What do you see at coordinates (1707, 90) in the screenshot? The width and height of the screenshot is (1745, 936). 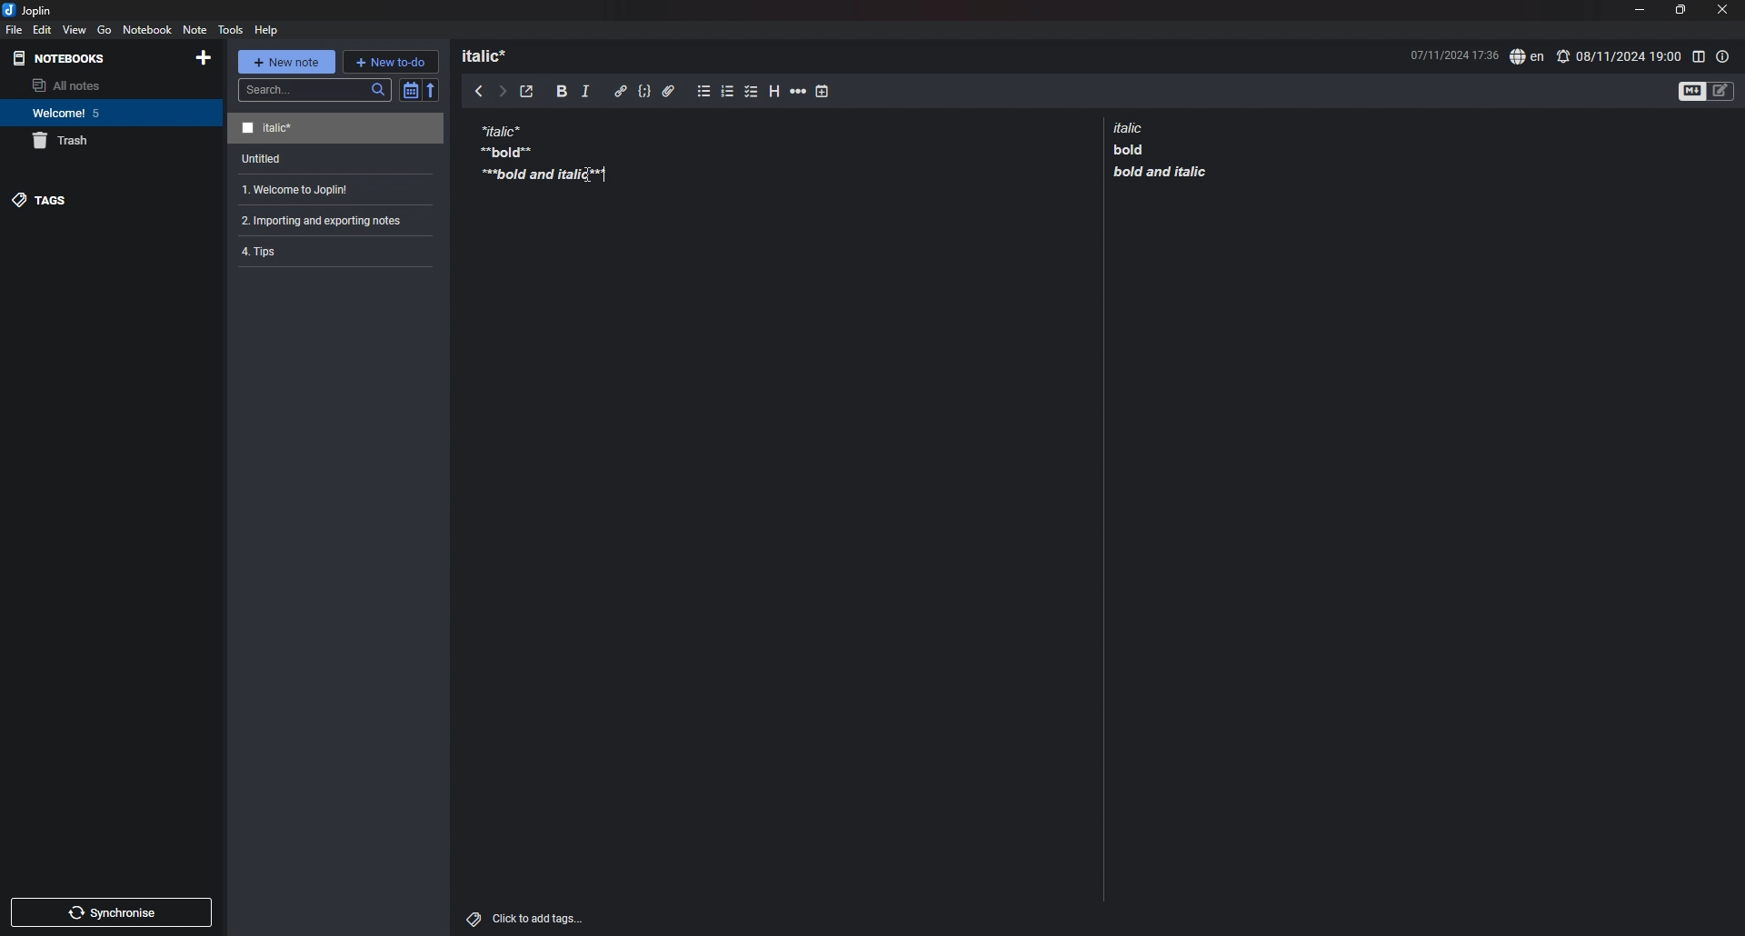 I see `toggle editors` at bounding box center [1707, 90].